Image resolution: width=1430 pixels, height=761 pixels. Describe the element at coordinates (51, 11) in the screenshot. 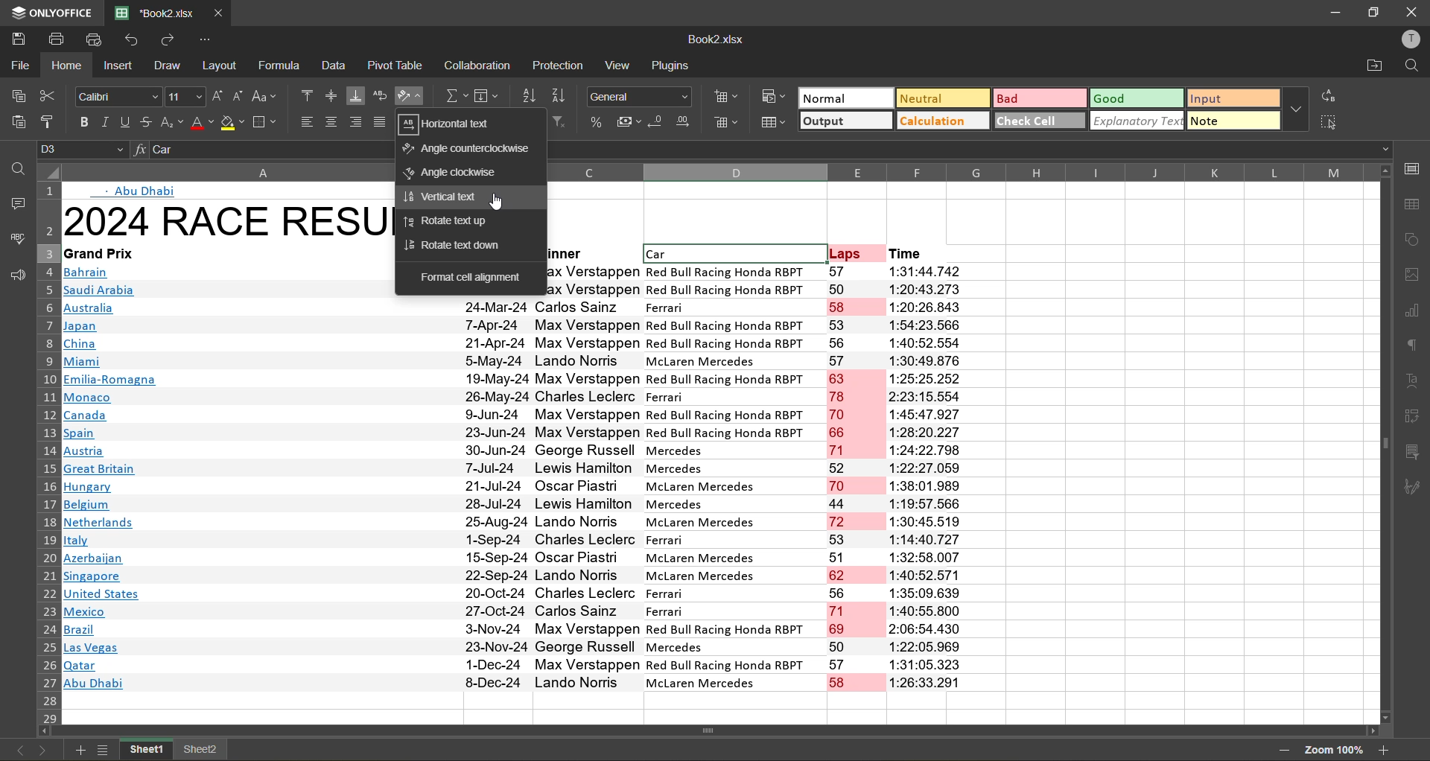

I see `app name` at that location.